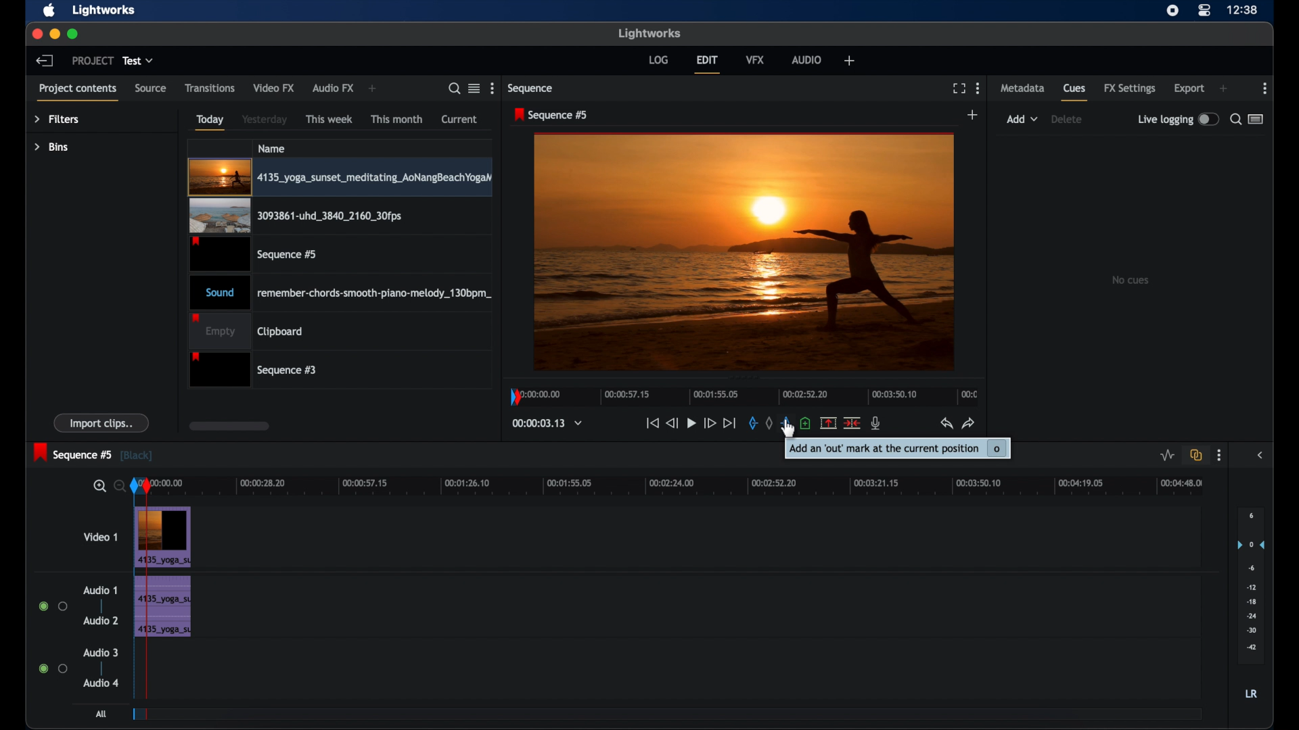  Describe the element at coordinates (1266, 88) in the screenshot. I see `more options` at that location.